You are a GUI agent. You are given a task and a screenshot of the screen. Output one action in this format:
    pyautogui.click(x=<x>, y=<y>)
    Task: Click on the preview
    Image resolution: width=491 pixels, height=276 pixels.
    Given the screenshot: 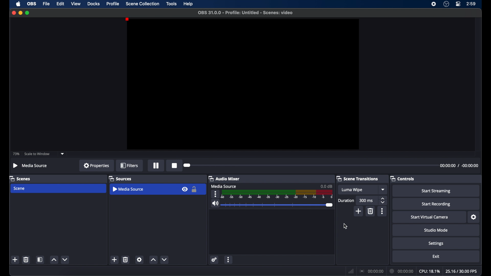 What is the action you would take?
    pyautogui.click(x=243, y=84)
    